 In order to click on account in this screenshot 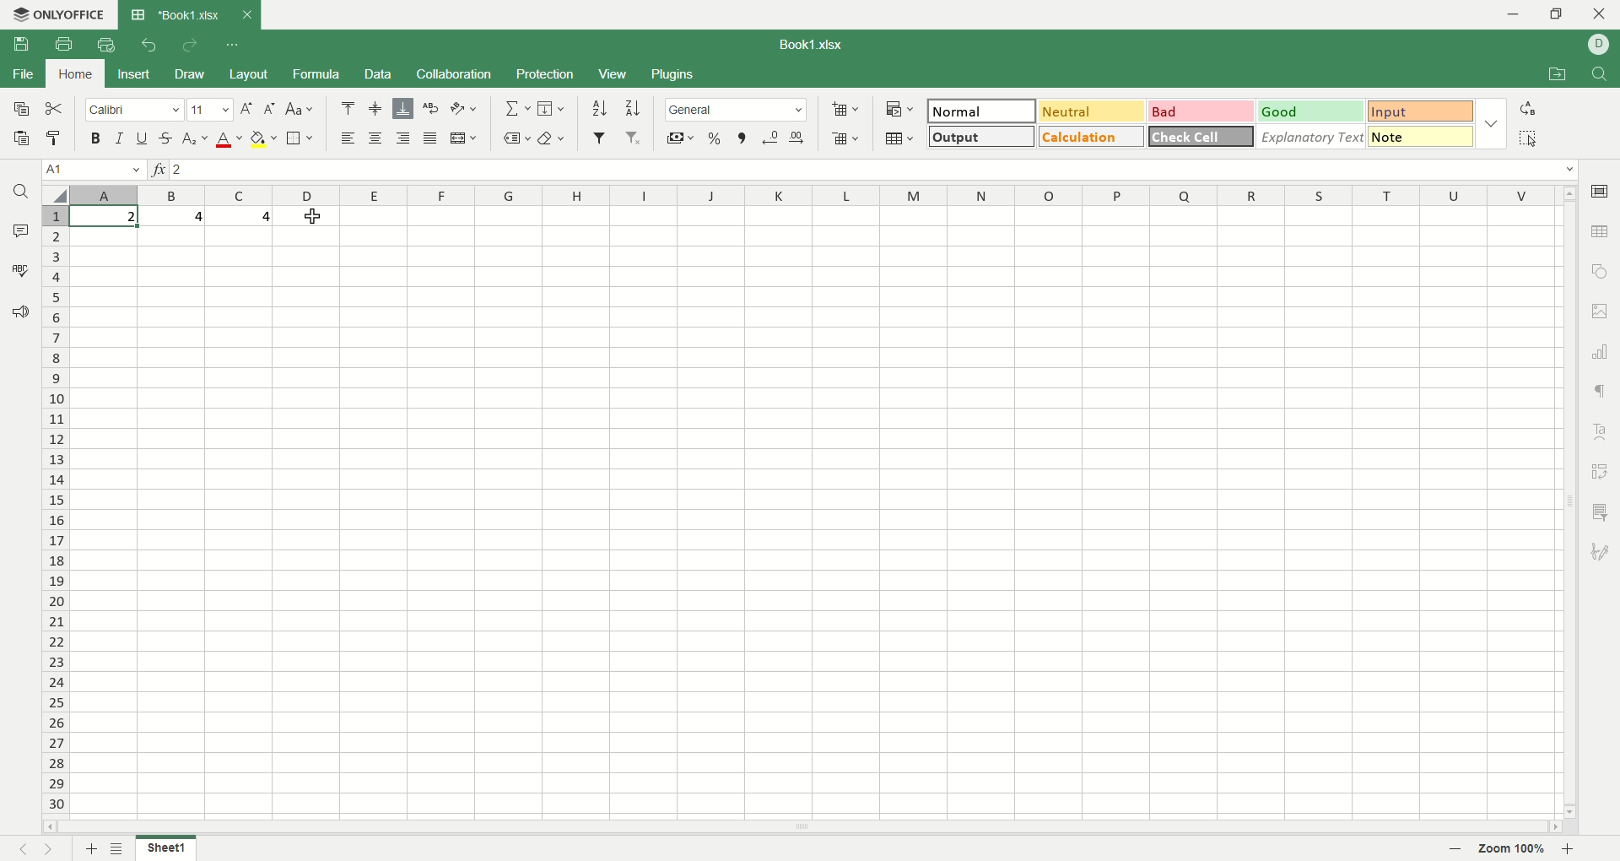, I will do `click(1599, 46)`.